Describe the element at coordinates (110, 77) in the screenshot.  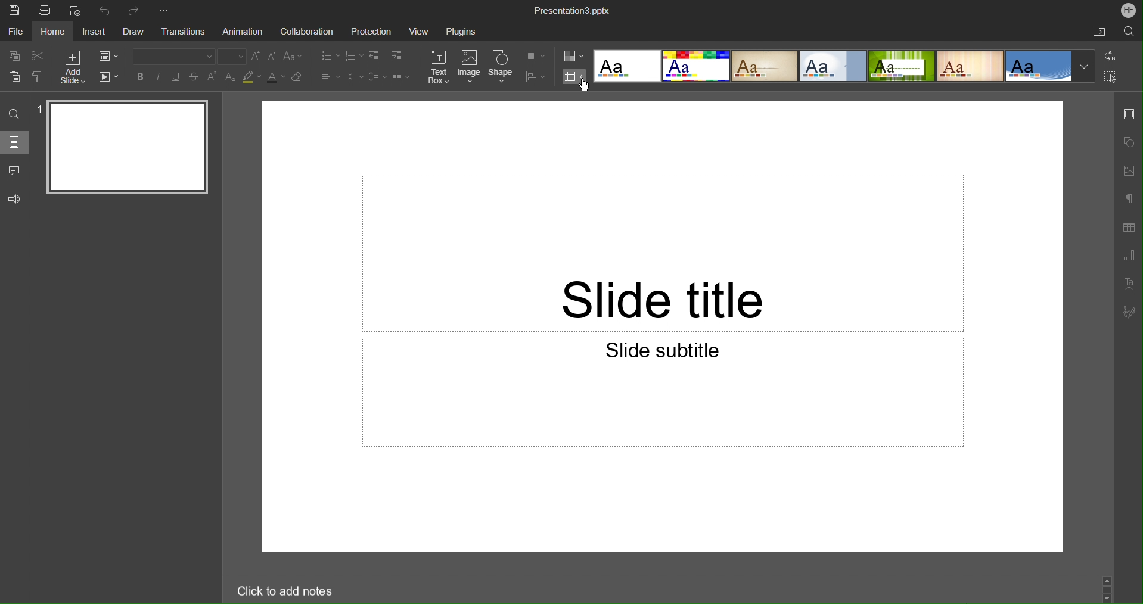
I see `Playback` at that location.